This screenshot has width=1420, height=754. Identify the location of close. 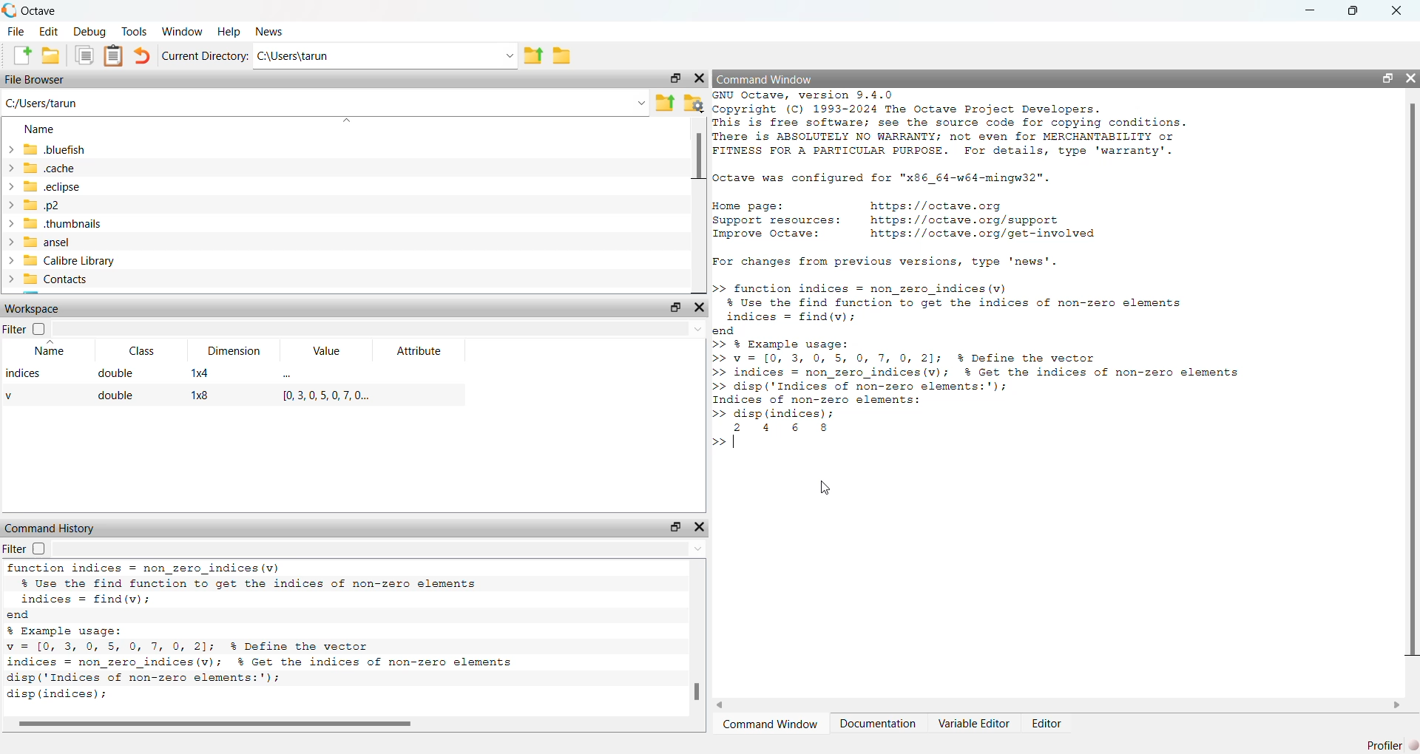
(700, 81).